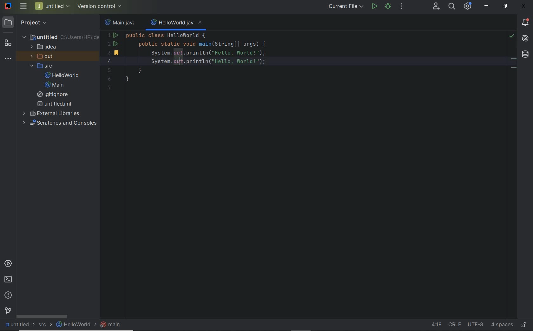 This screenshot has width=533, height=331. What do you see at coordinates (100, 7) in the screenshot?
I see `version control` at bounding box center [100, 7].